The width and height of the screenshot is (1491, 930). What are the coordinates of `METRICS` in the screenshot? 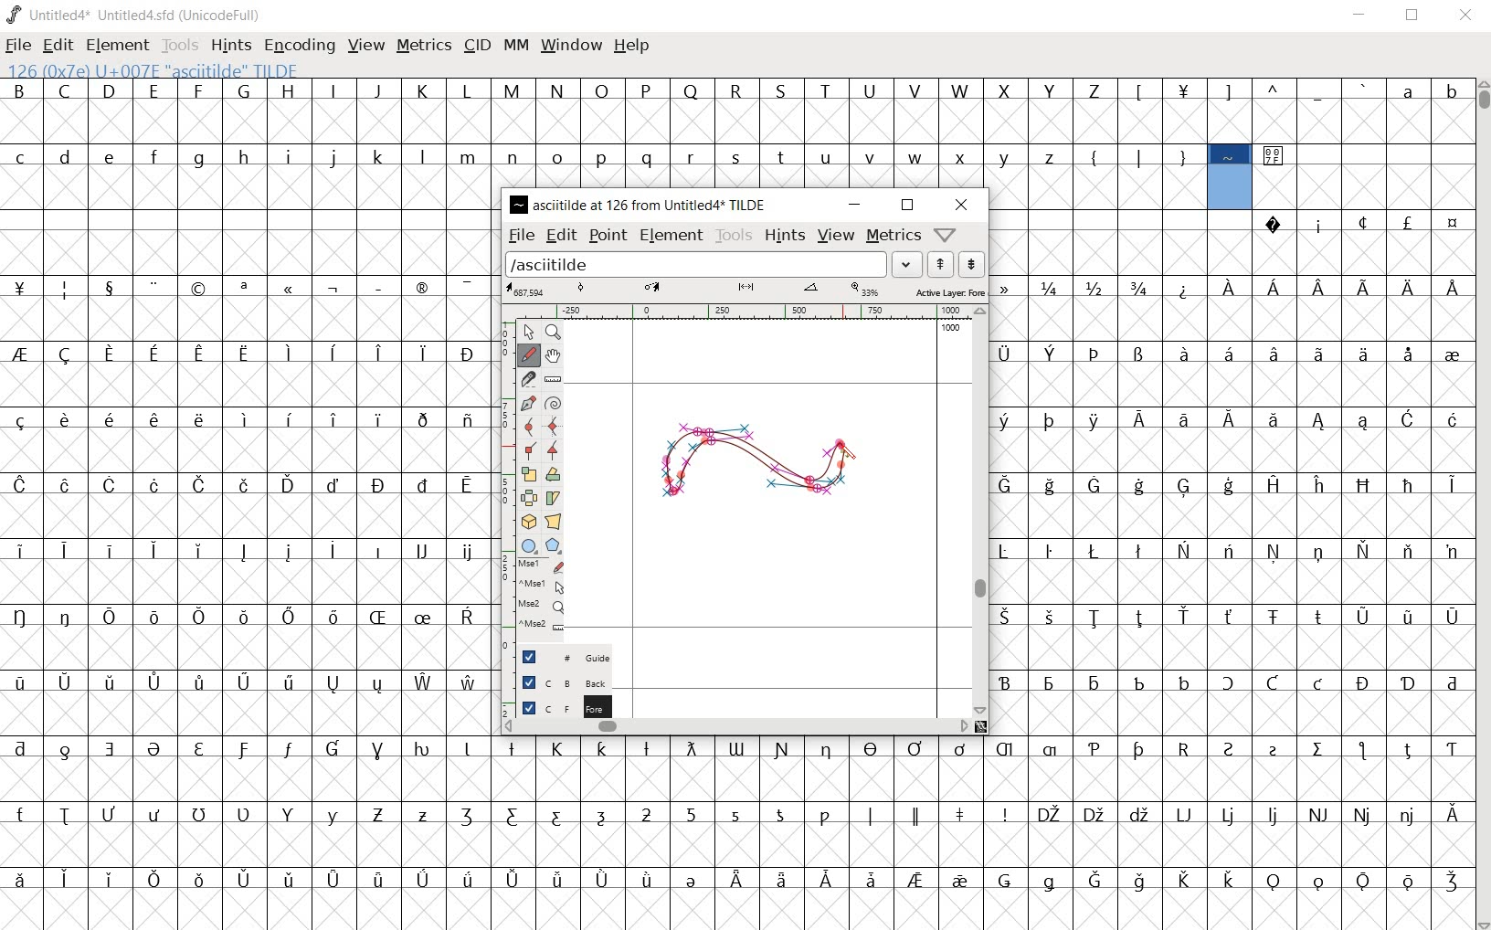 It's located at (423, 45).